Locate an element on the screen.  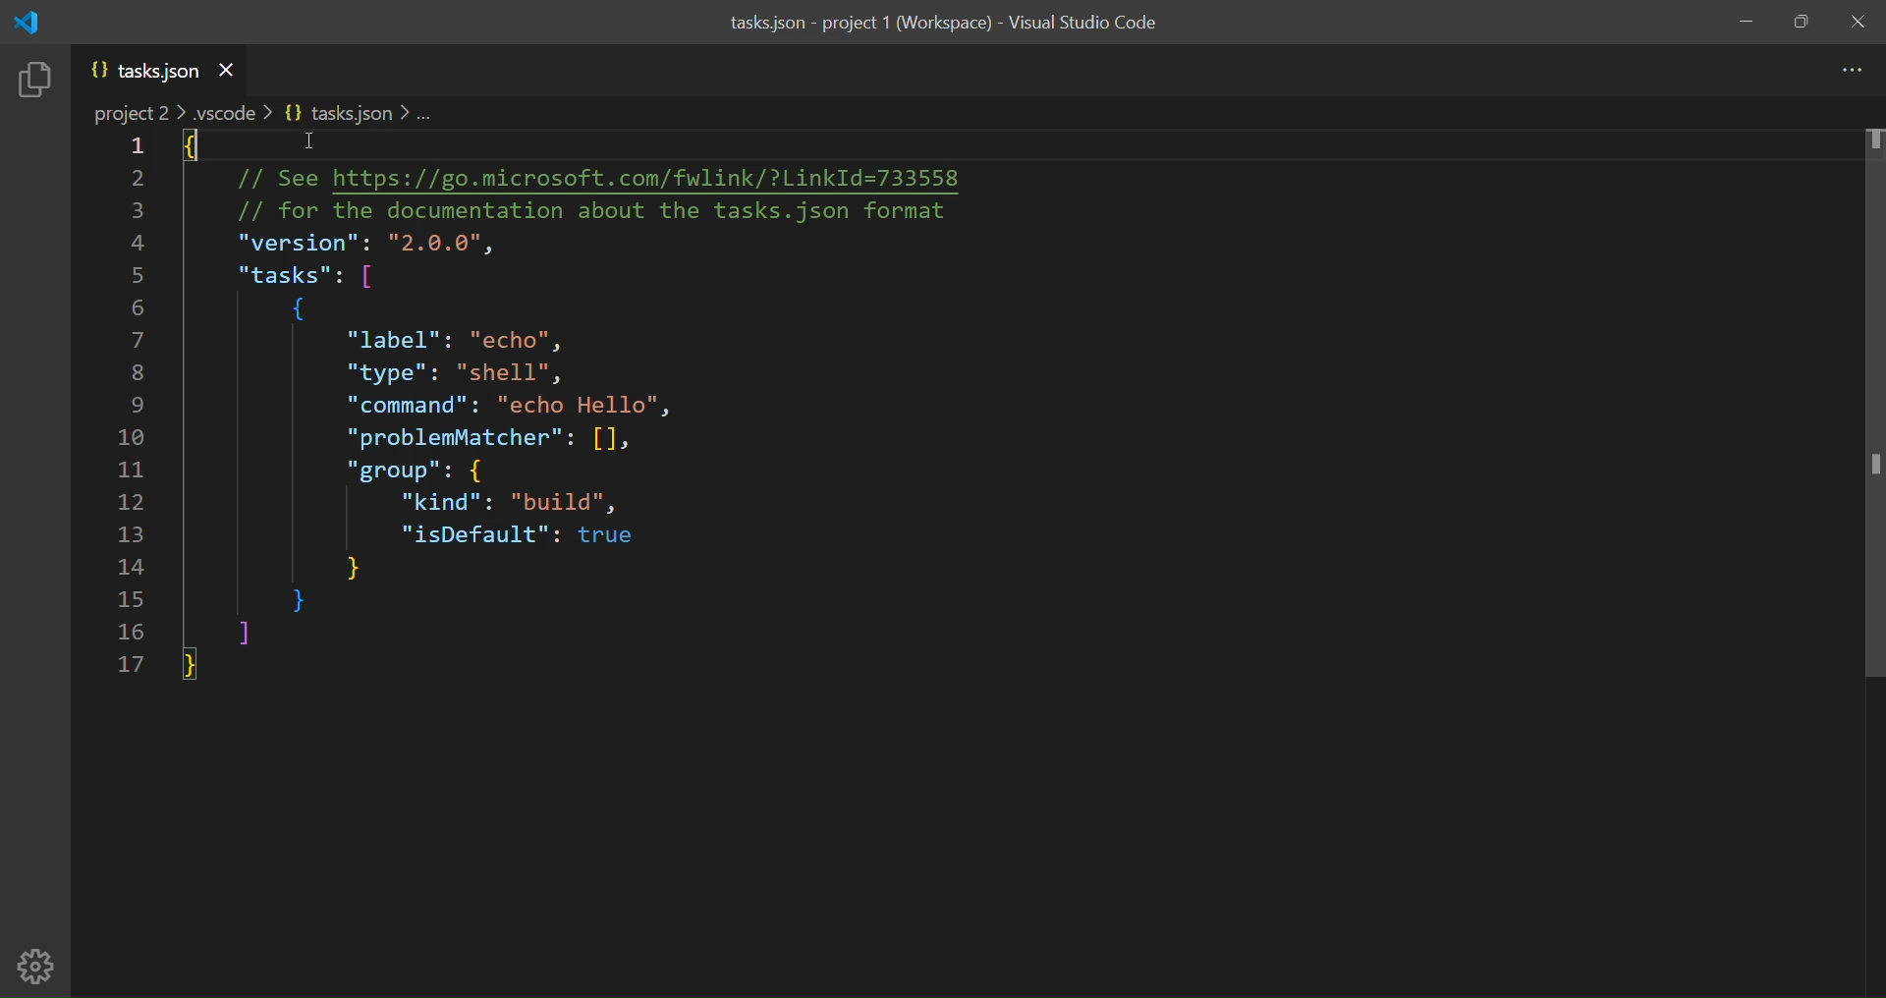
more actions is located at coordinates (1849, 69).